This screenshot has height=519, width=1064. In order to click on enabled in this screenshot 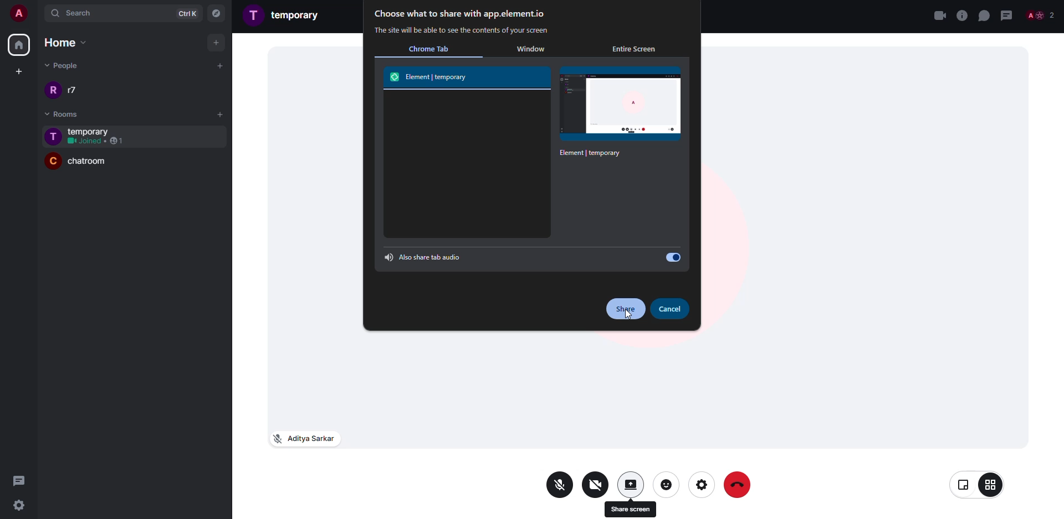, I will do `click(671, 257)`.